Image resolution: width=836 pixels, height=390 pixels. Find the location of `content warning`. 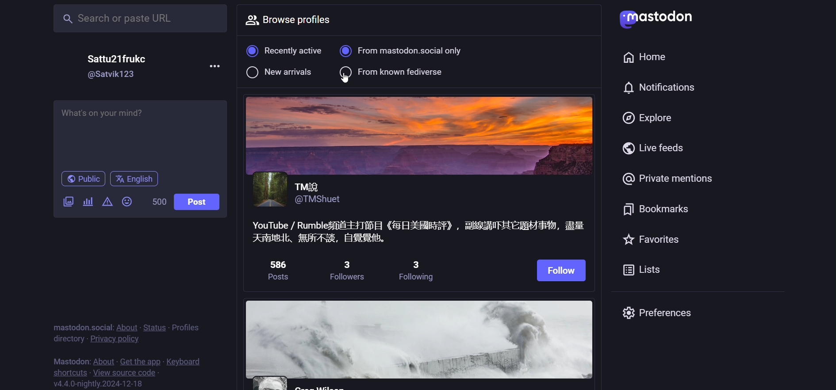

content warning is located at coordinates (107, 200).